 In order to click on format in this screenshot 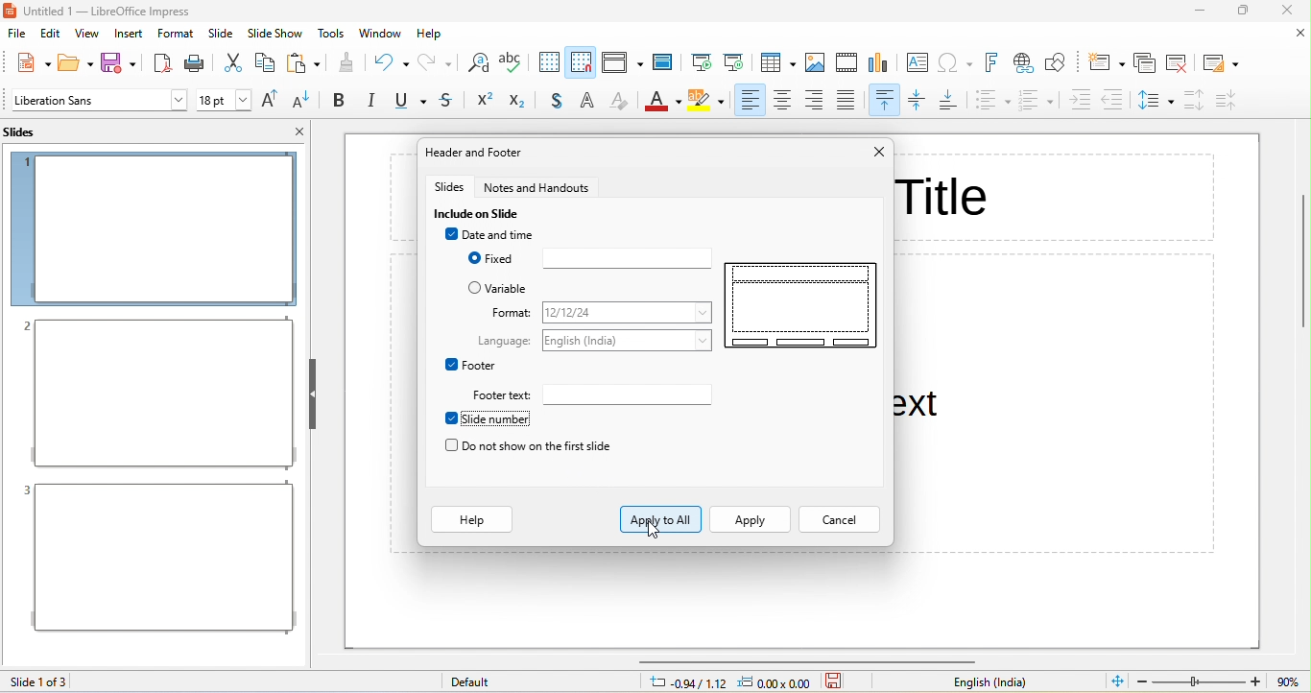, I will do `click(176, 33)`.